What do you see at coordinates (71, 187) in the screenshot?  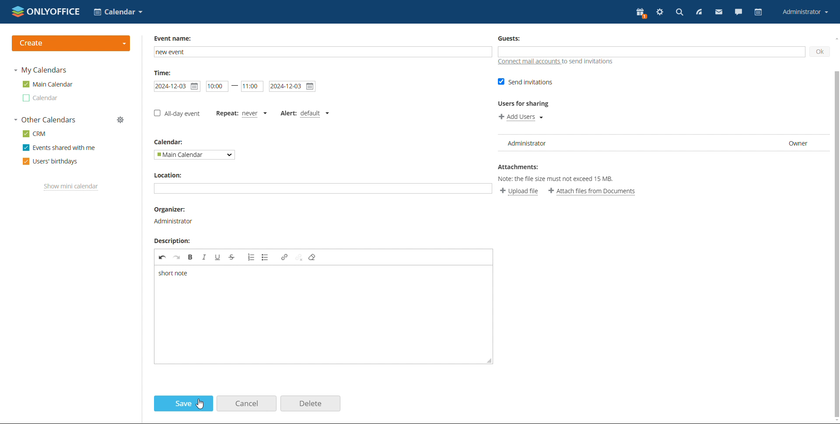 I see `show mini calendar` at bounding box center [71, 187].